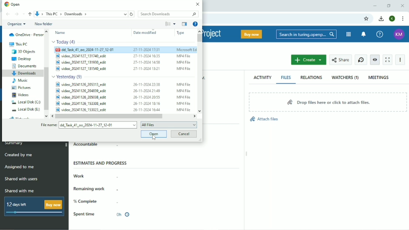 Image resolution: width=409 pixels, height=230 pixels. What do you see at coordinates (101, 163) in the screenshot?
I see `Estimates and progress` at bounding box center [101, 163].